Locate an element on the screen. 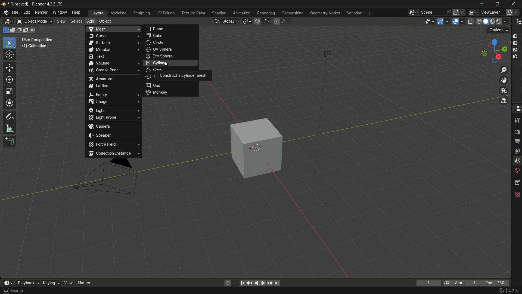 The width and height of the screenshot is (522, 294). image is located at coordinates (113, 102).